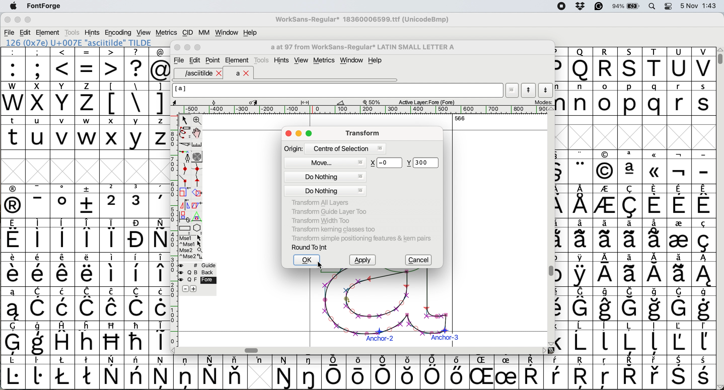 The image size is (724, 390). I want to click on view, so click(301, 60).